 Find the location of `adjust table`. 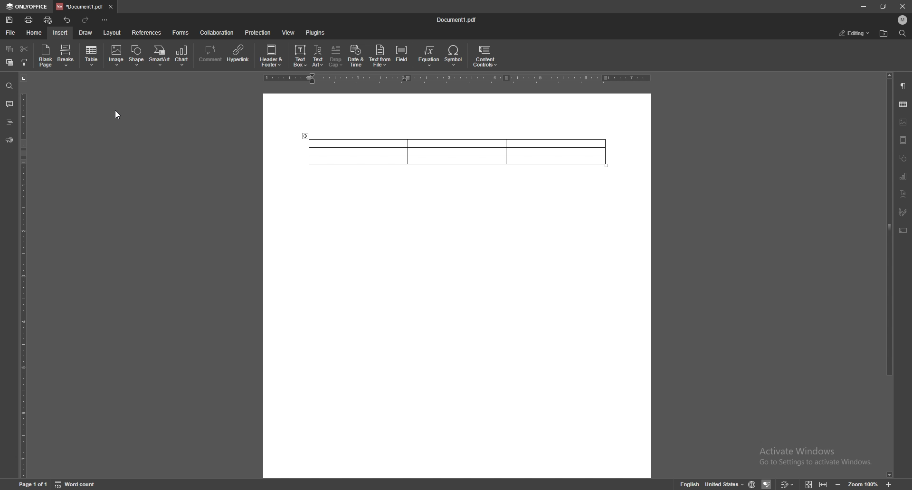

adjust table is located at coordinates (304, 136).